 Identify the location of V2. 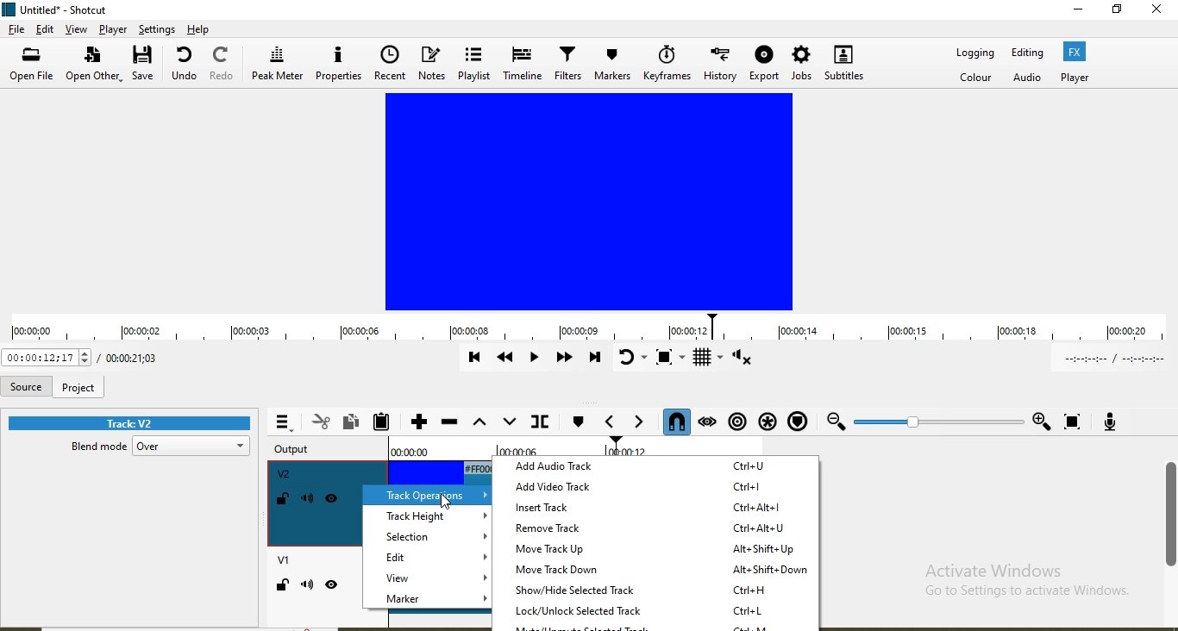
(285, 474).